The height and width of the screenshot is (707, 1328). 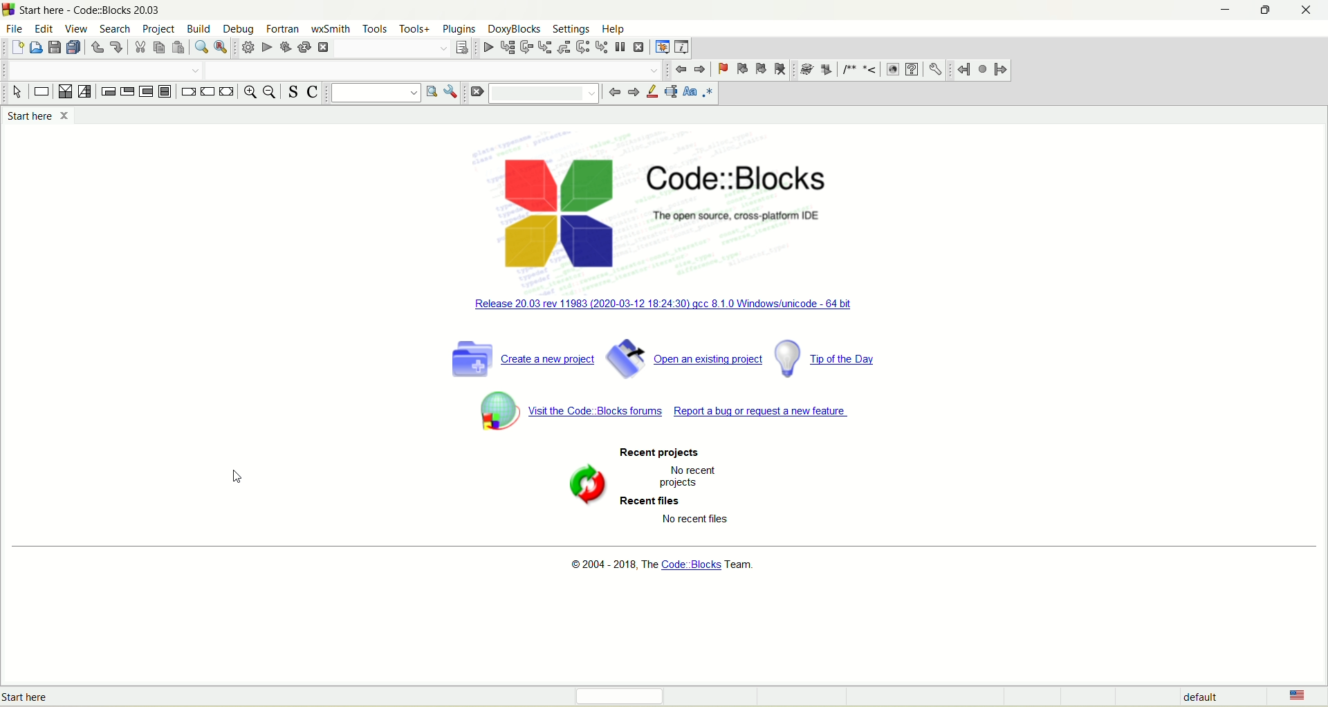 What do you see at coordinates (687, 354) in the screenshot?
I see `open a project` at bounding box center [687, 354].